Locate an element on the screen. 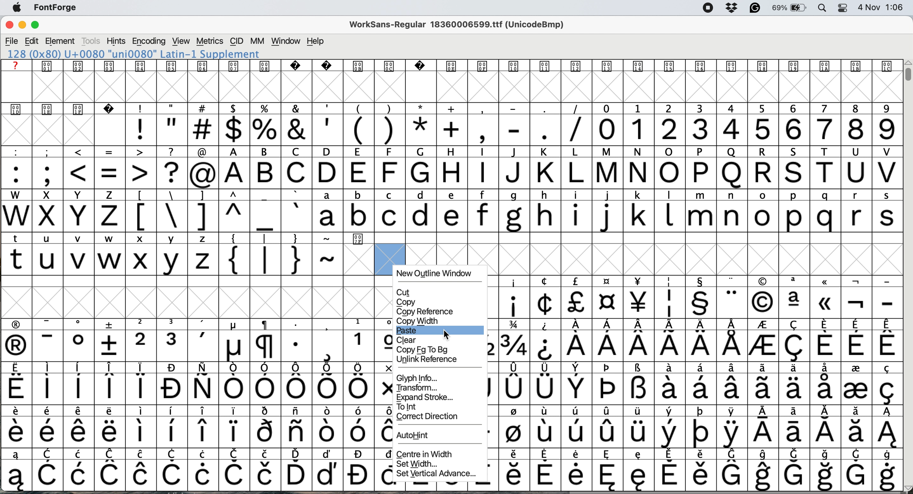 This screenshot has height=494, width=913. CUT is located at coordinates (405, 293).